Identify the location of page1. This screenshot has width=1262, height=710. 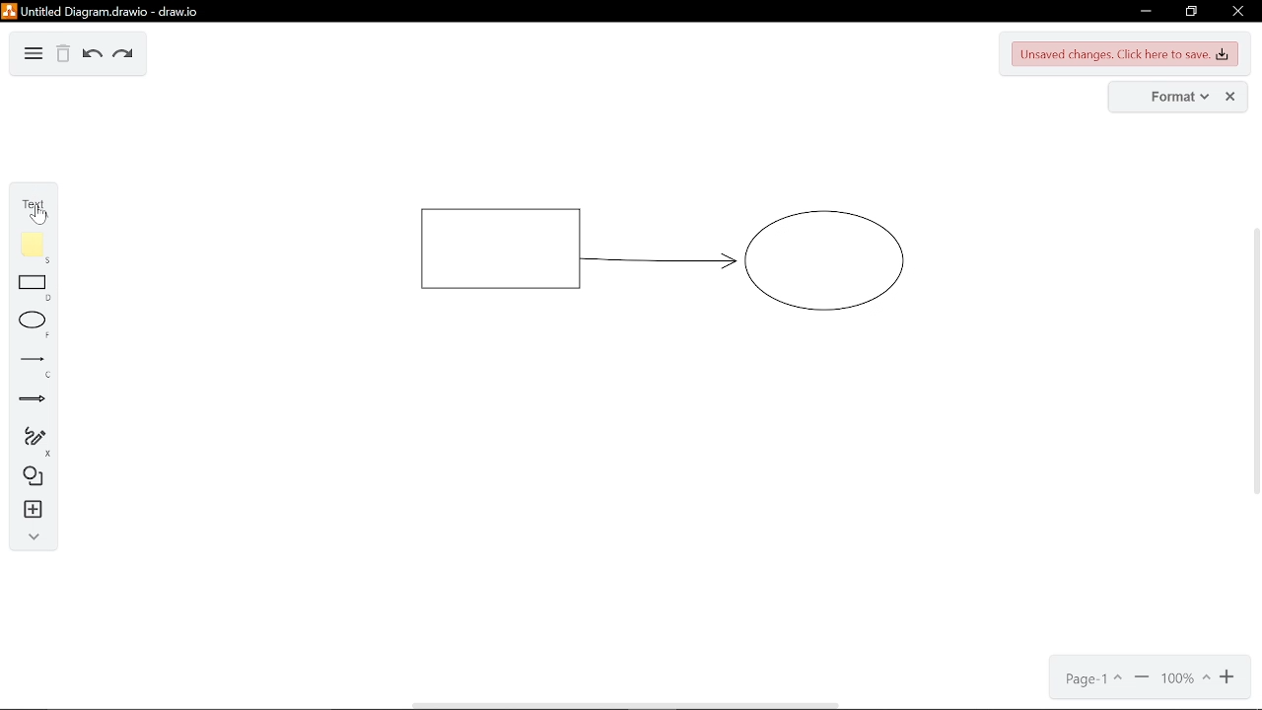
(1089, 678).